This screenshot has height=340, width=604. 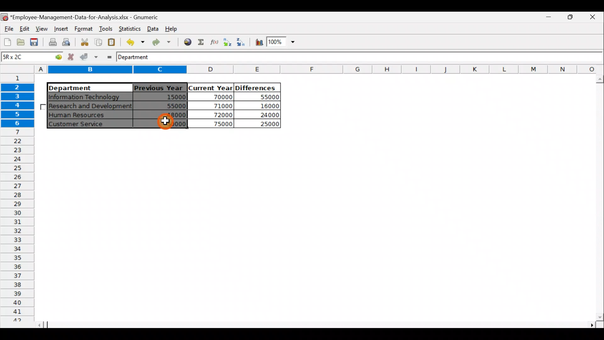 What do you see at coordinates (91, 107) in the screenshot?
I see `Research and Development` at bounding box center [91, 107].